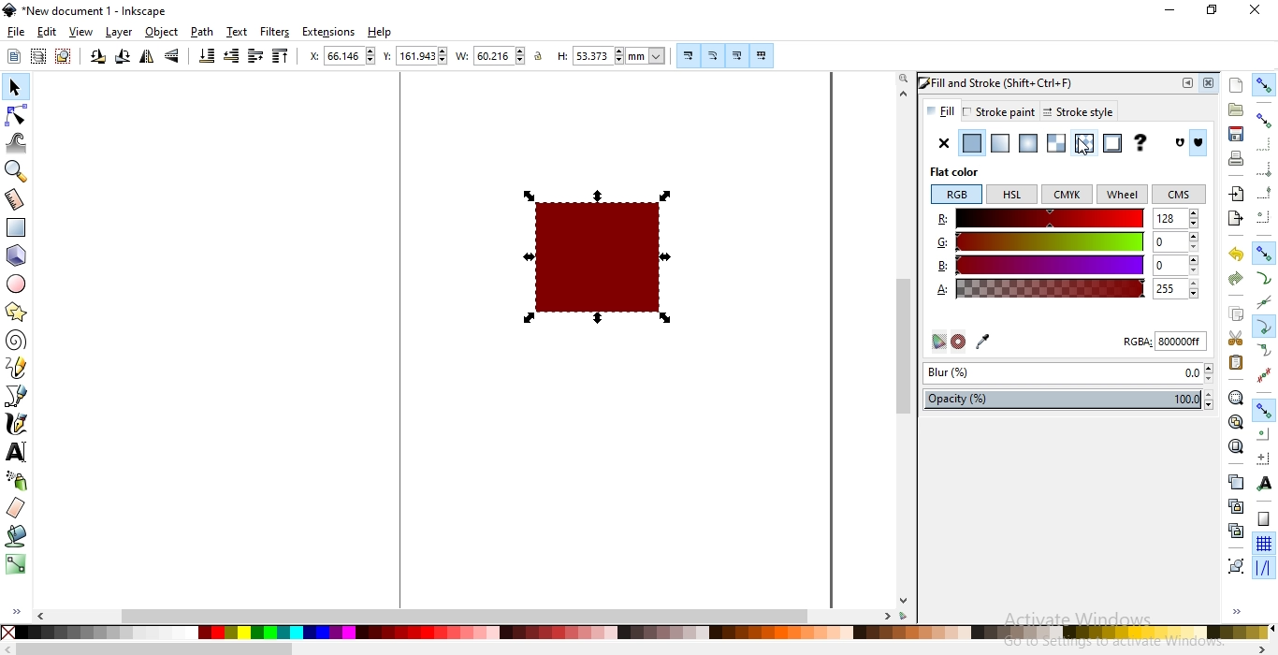  I want to click on erase existing paths, so click(16, 509).